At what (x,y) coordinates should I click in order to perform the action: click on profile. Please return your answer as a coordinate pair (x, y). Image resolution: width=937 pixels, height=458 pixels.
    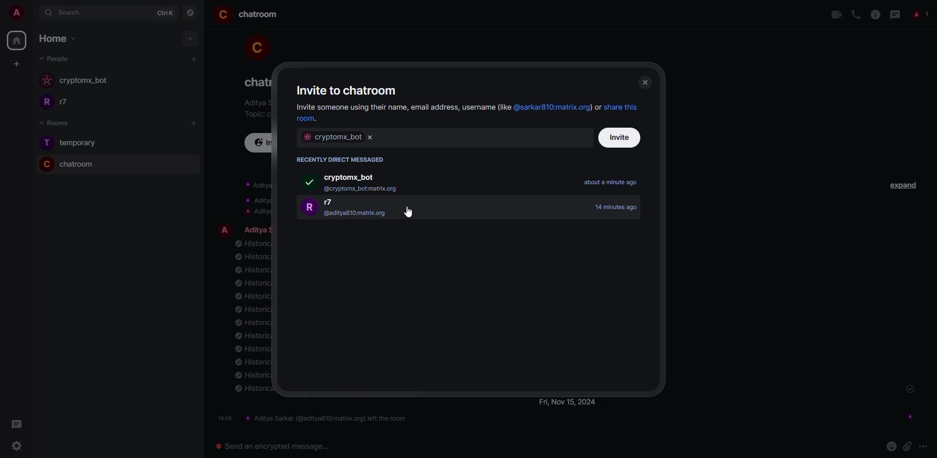
    Looking at the image, I should click on (44, 164).